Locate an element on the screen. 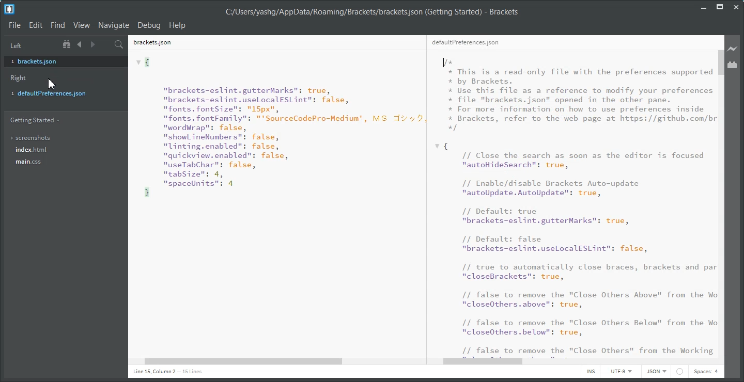 The image size is (744, 382). Screenshots is located at coordinates (63, 138).